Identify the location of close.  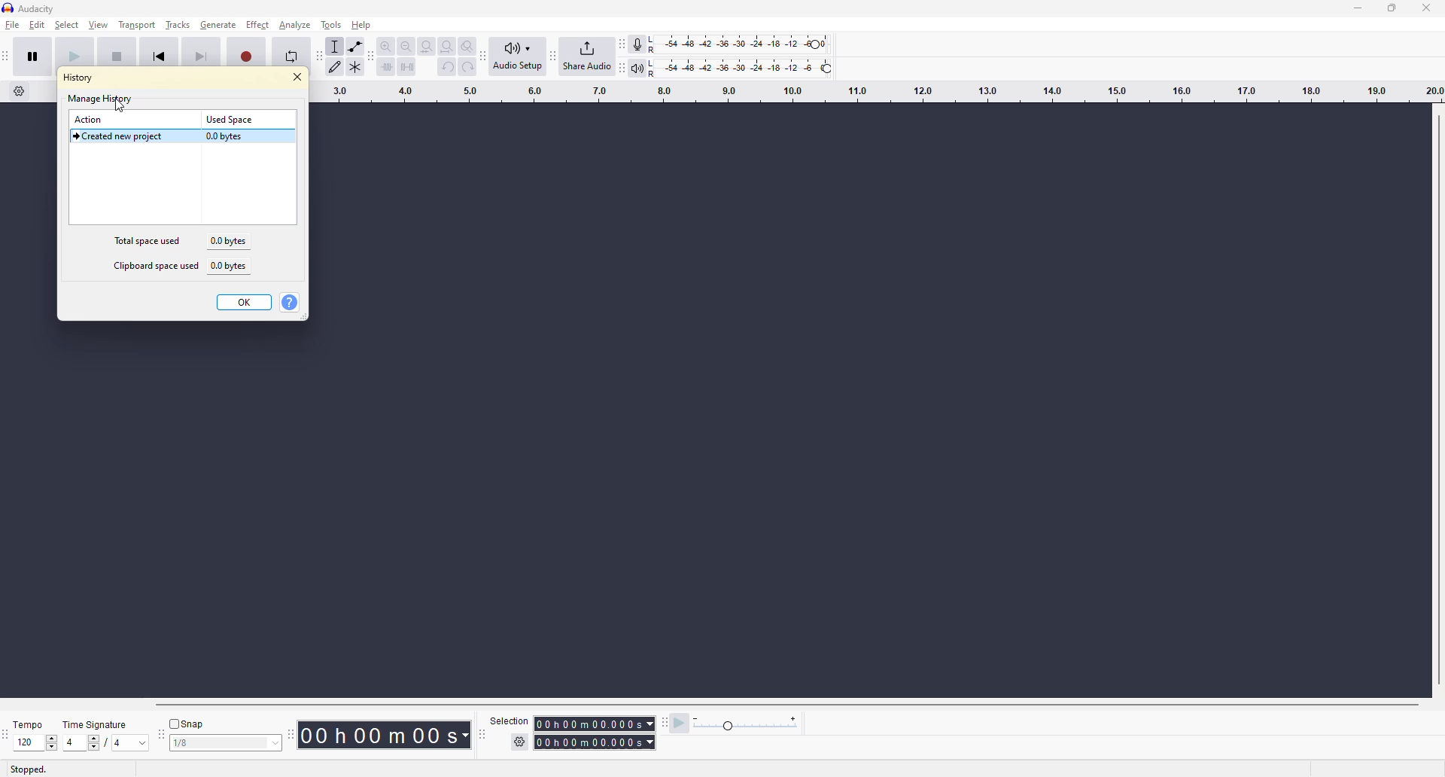
(1424, 11).